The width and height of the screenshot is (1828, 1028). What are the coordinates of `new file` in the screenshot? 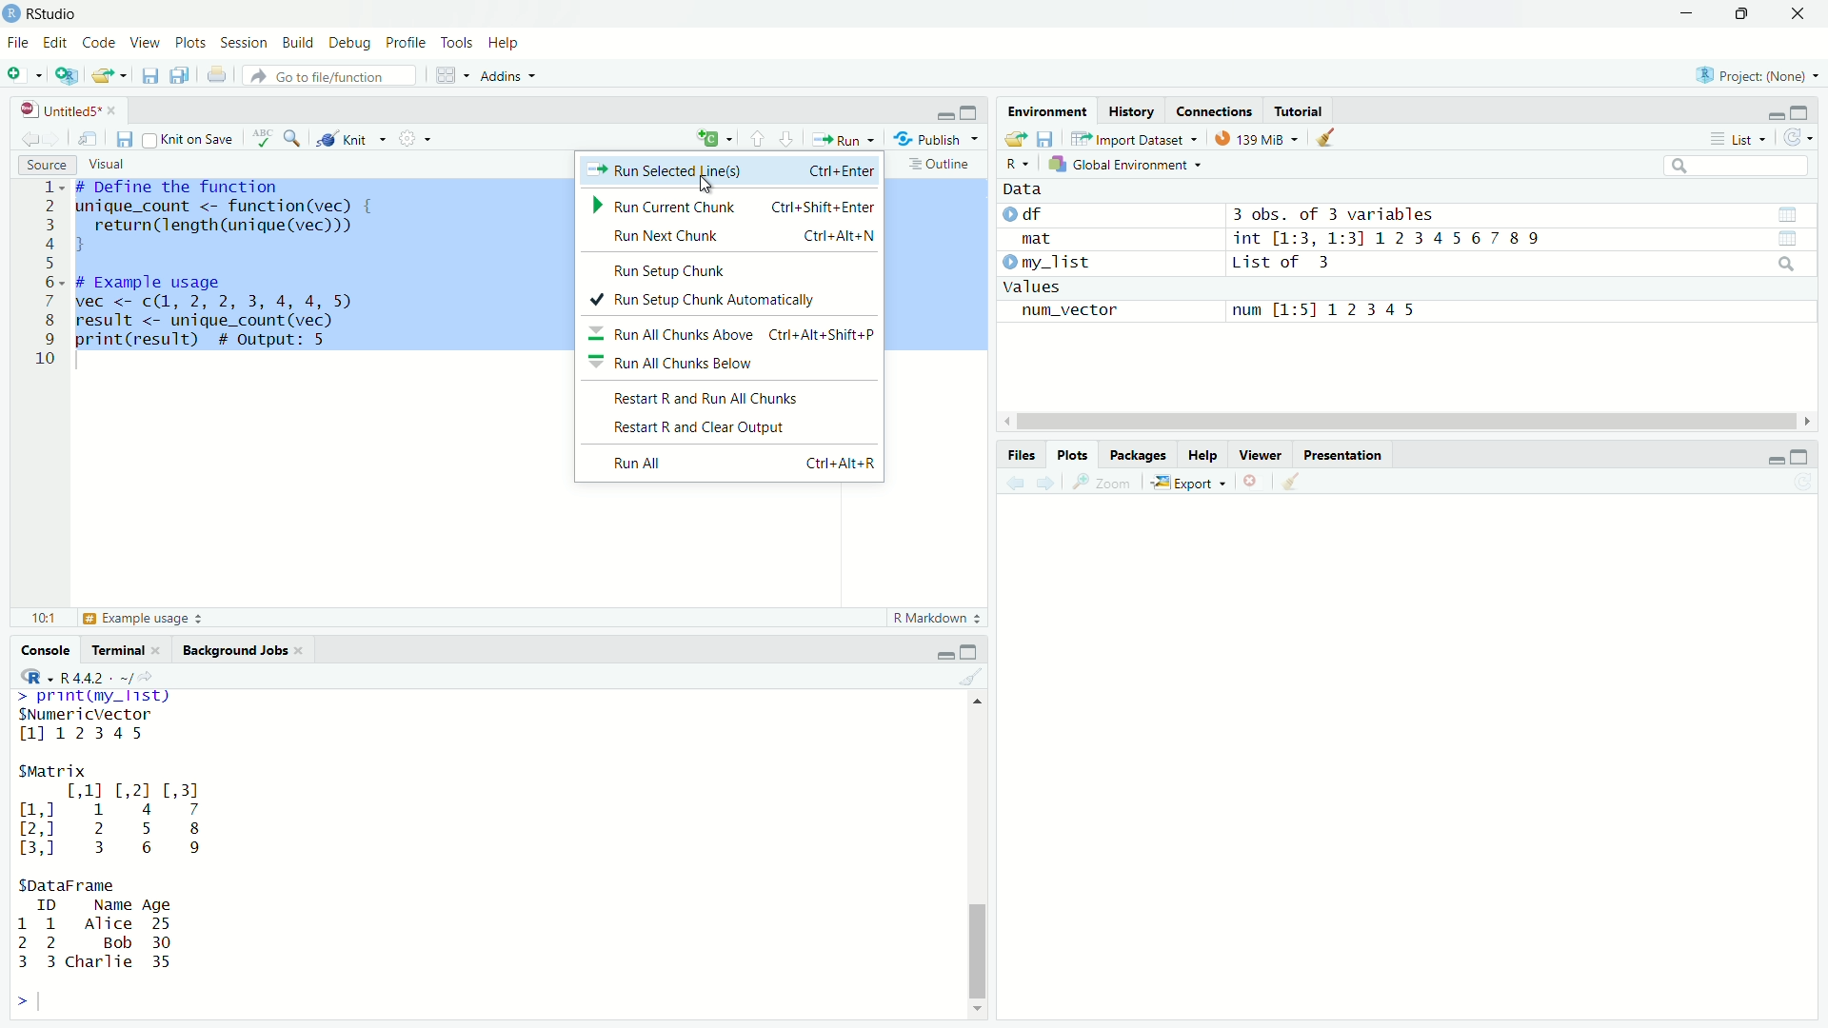 It's located at (16, 72).